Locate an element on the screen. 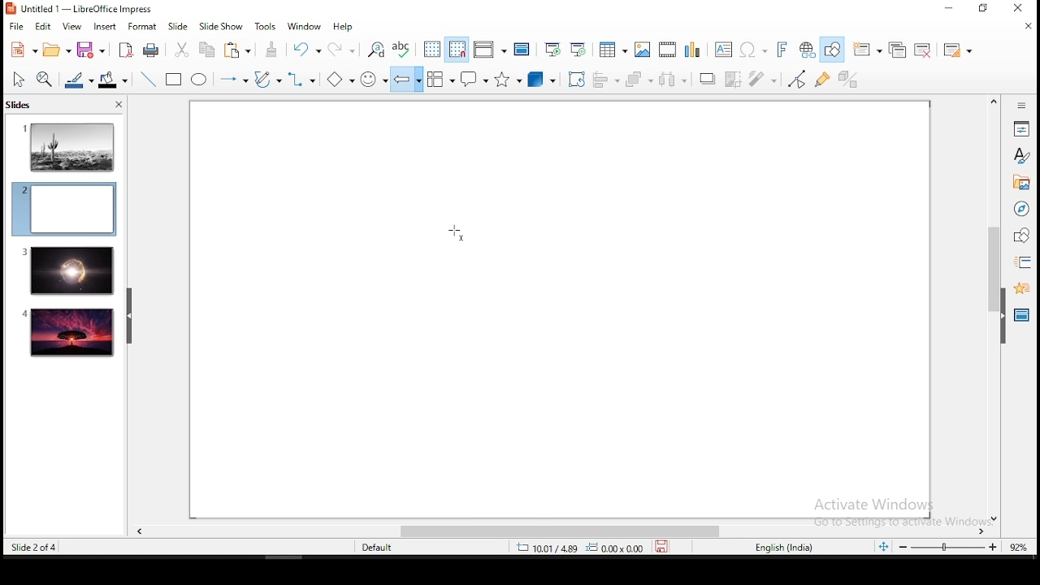 This screenshot has height=585, width=1040. basic shapes is located at coordinates (337, 80).